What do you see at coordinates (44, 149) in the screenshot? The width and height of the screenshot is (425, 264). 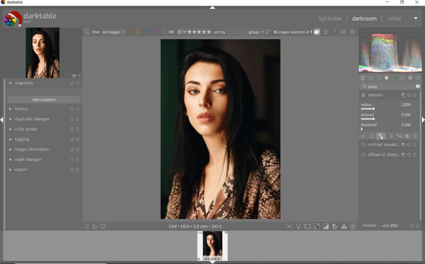 I see `image information` at bounding box center [44, 149].